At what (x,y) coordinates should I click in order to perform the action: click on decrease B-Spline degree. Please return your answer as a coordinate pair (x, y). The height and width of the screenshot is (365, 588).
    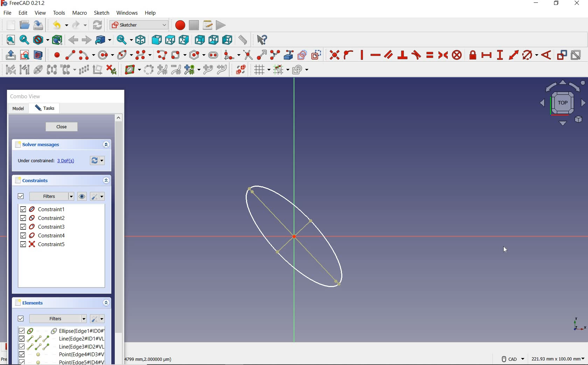
    Looking at the image, I should click on (176, 70).